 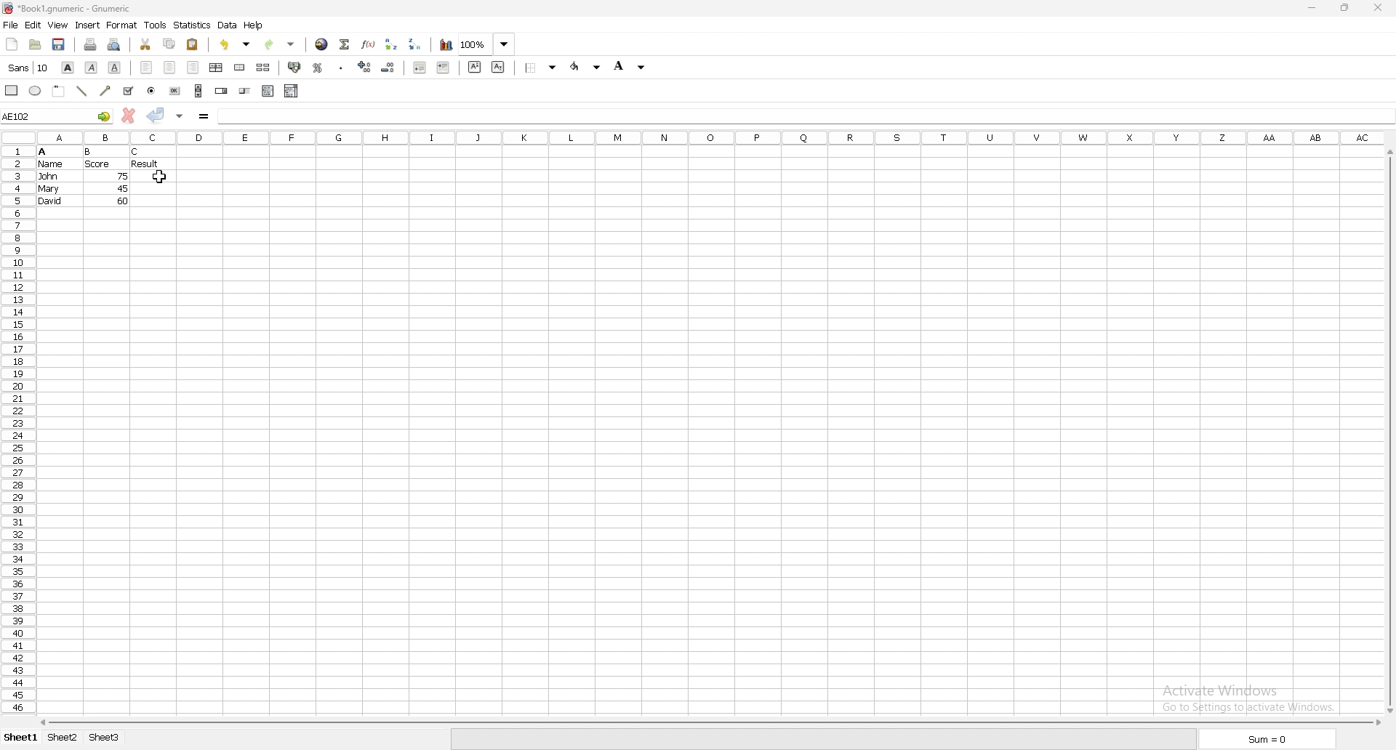 I want to click on superscript, so click(x=475, y=67).